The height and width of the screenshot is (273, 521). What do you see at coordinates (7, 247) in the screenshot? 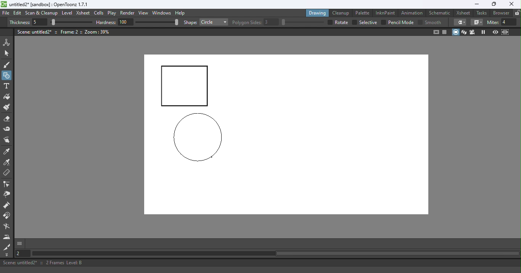
I see `Cutter tool` at bounding box center [7, 247].